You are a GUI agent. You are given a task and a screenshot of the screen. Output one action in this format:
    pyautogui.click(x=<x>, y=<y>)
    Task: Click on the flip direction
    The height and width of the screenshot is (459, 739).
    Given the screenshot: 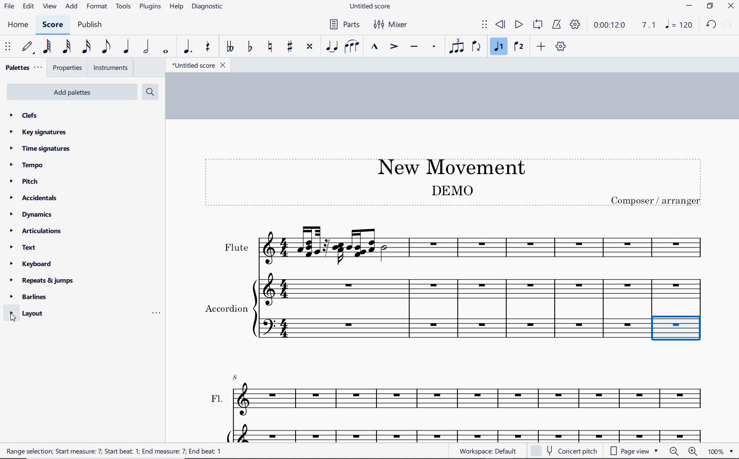 What is the action you would take?
    pyautogui.click(x=477, y=46)
    